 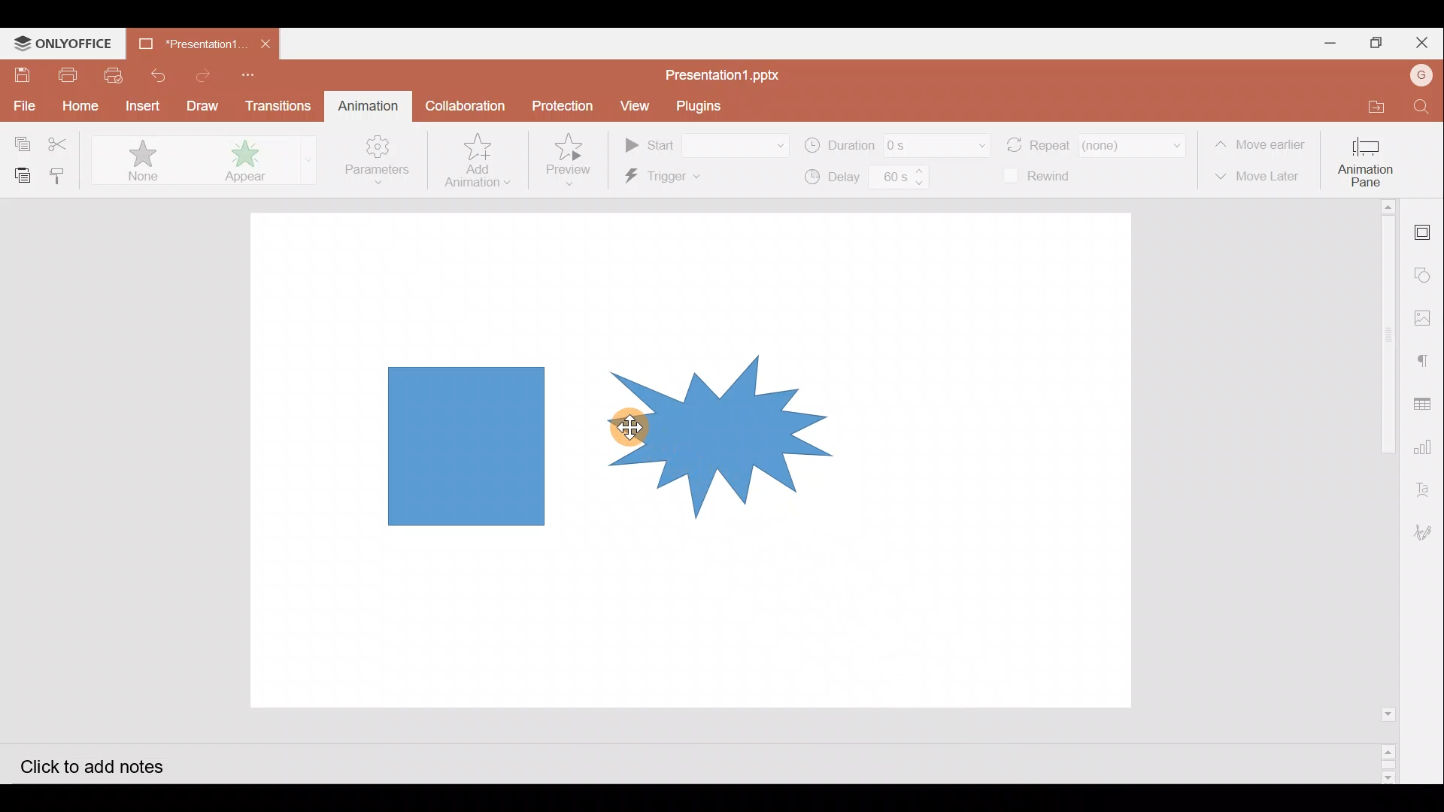 I want to click on Plugins, so click(x=699, y=105).